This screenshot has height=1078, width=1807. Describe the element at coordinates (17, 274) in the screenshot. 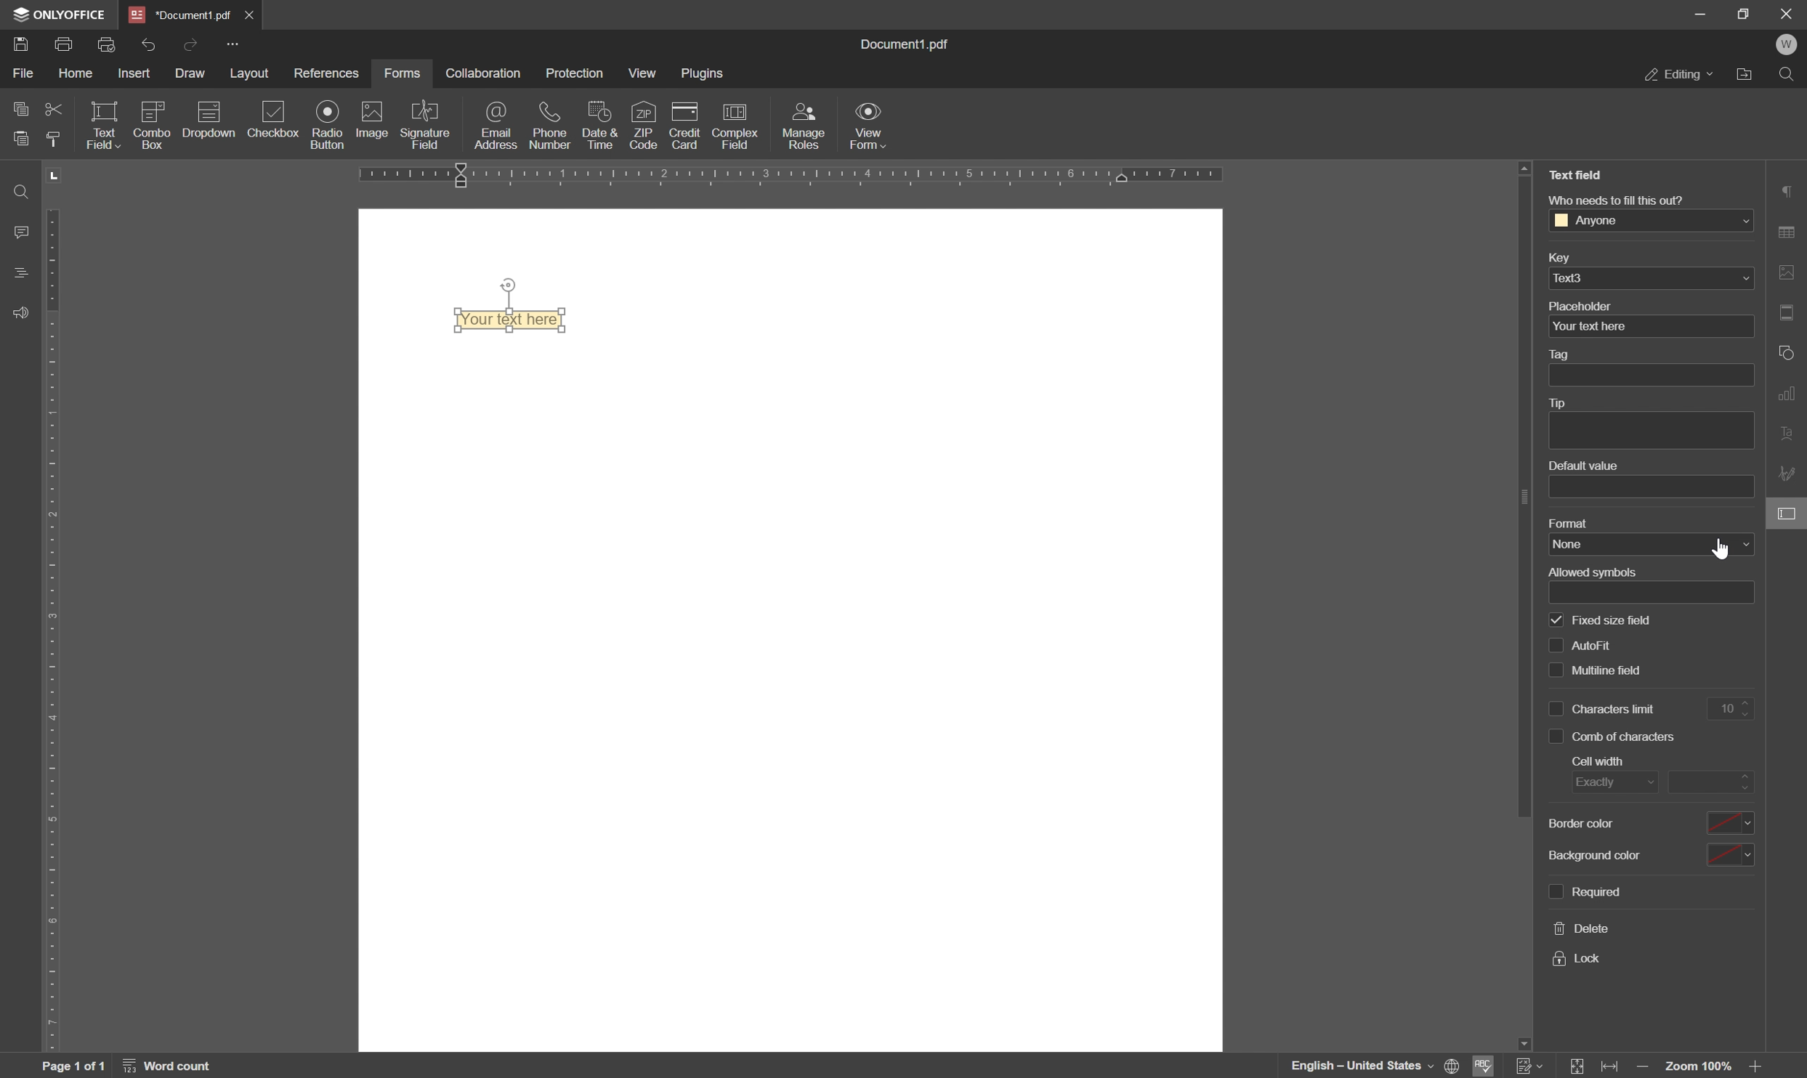

I see `headings` at that location.